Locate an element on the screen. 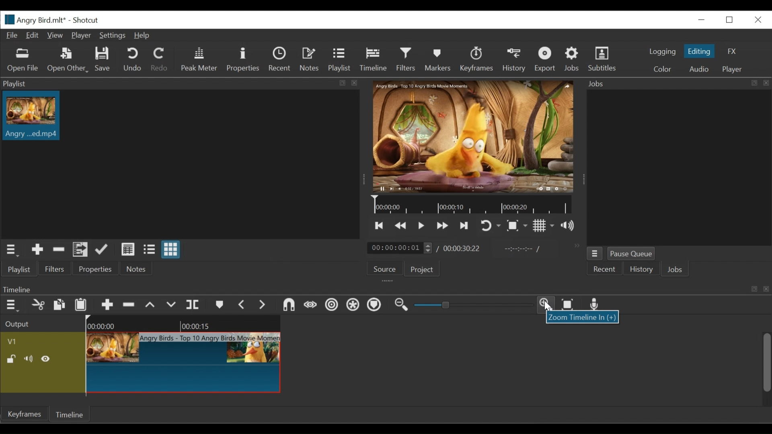 The width and height of the screenshot is (772, 434). Next Marker is located at coordinates (264, 305).